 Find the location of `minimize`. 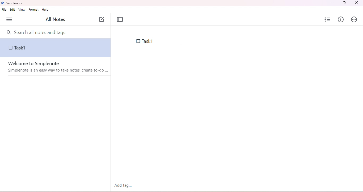

minimize is located at coordinates (333, 3).